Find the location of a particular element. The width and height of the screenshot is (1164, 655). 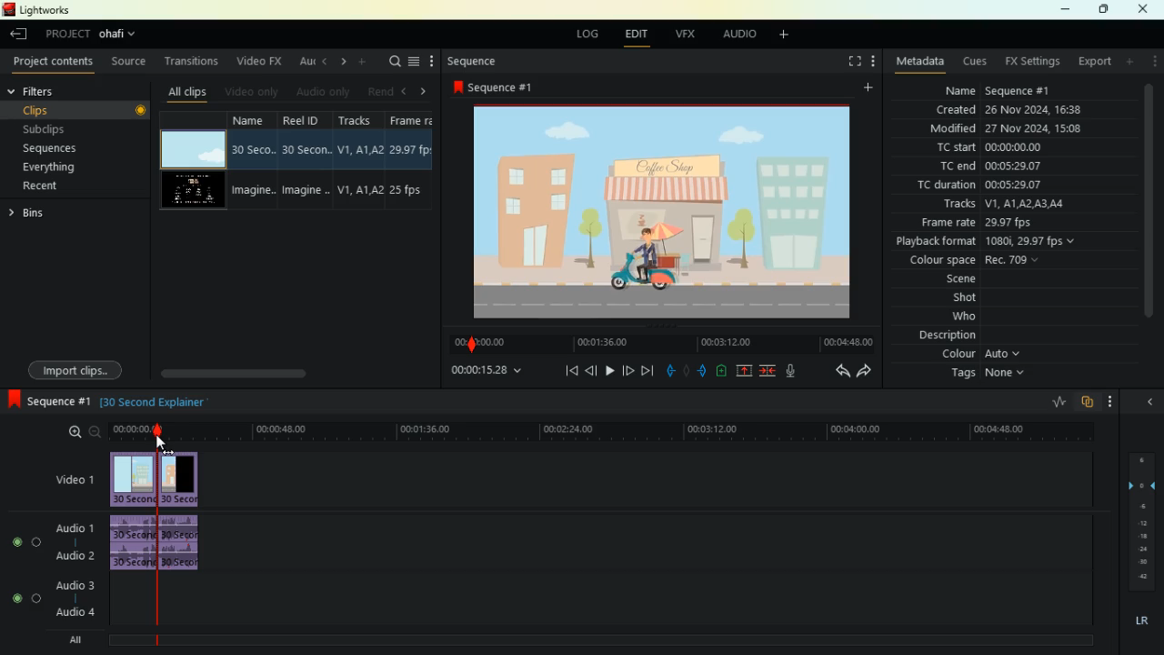

forward is located at coordinates (868, 374).